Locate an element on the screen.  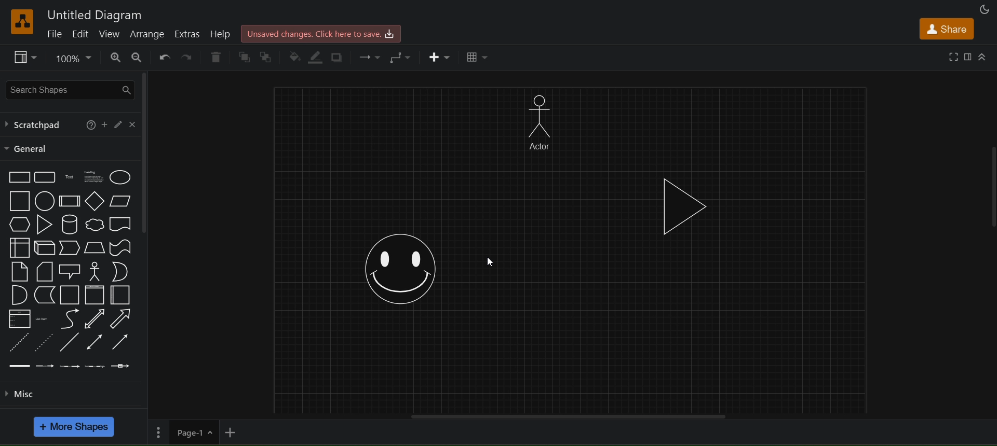
line is located at coordinates (70, 342).